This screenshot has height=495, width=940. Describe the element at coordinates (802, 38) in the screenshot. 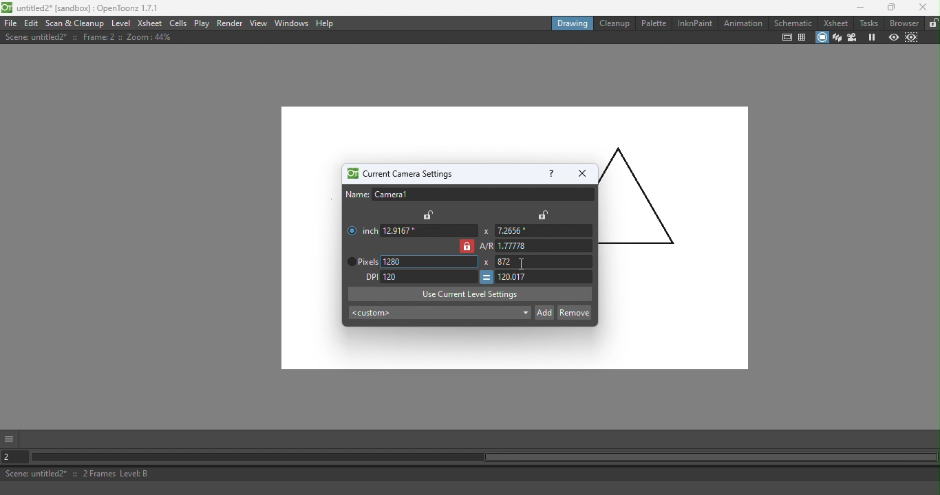

I see `Field guide` at that location.